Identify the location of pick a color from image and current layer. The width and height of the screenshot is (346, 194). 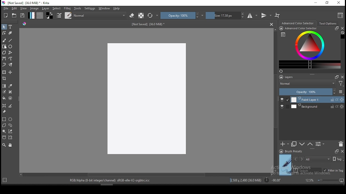
(11, 86).